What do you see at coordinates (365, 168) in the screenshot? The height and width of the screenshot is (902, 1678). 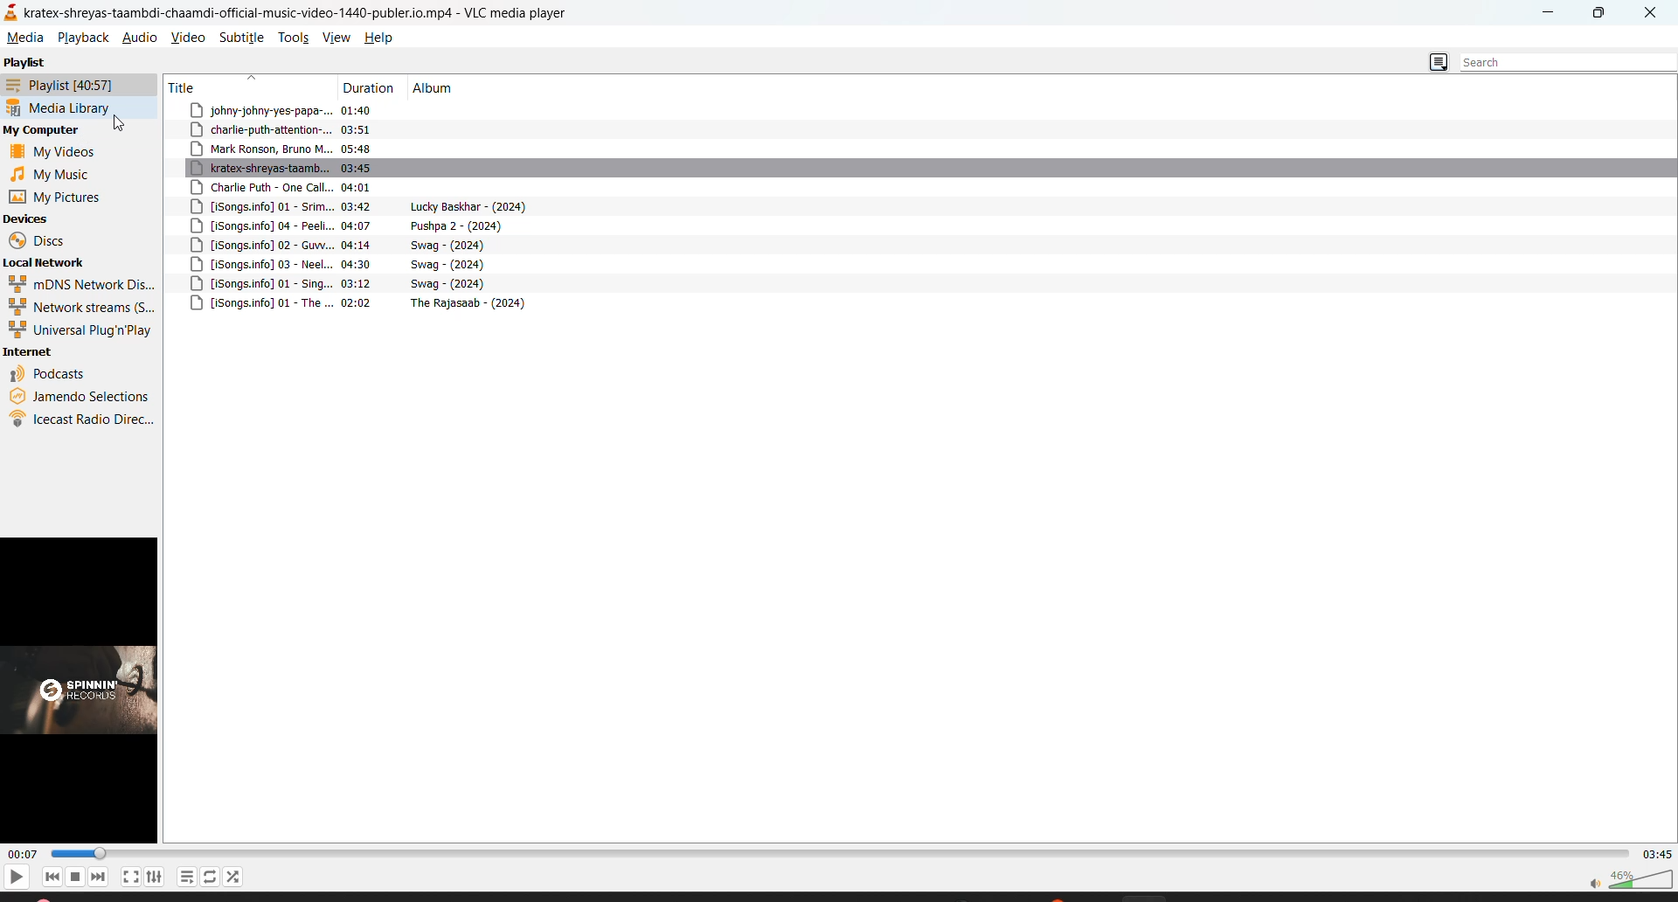 I see `track title , duration and album` at bounding box center [365, 168].